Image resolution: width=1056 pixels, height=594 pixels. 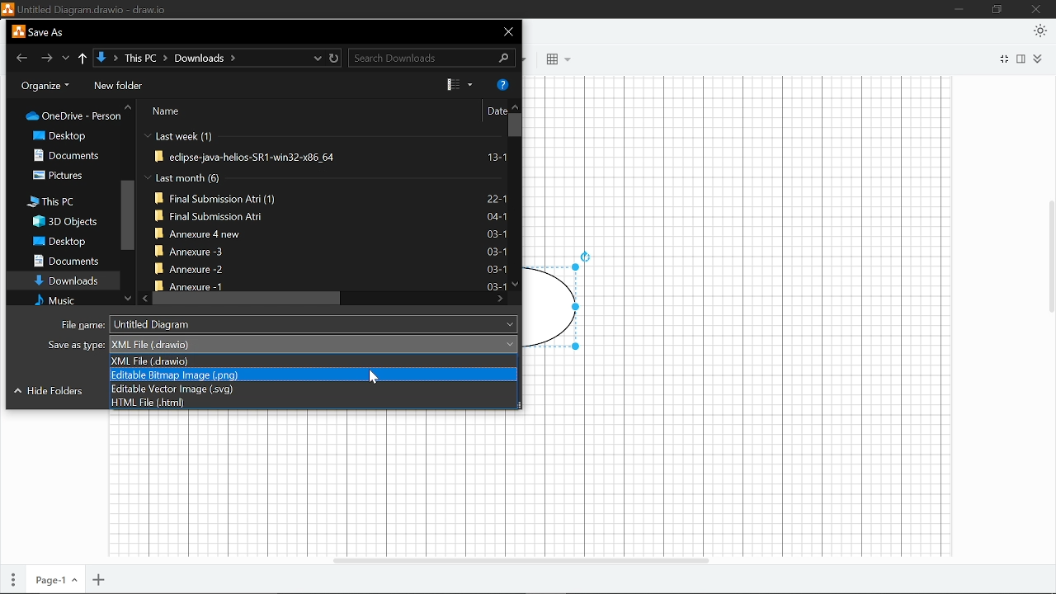 I want to click on move left, so click(x=145, y=298).